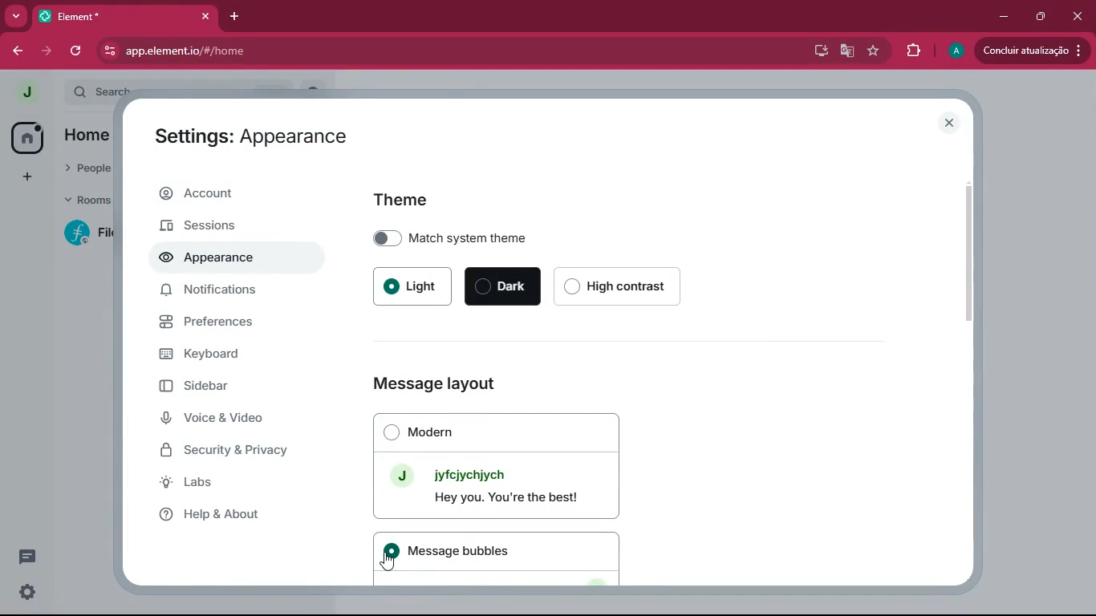 The width and height of the screenshot is (1096, 616). I want to click on Settings: Appearance, so click(249, 137).